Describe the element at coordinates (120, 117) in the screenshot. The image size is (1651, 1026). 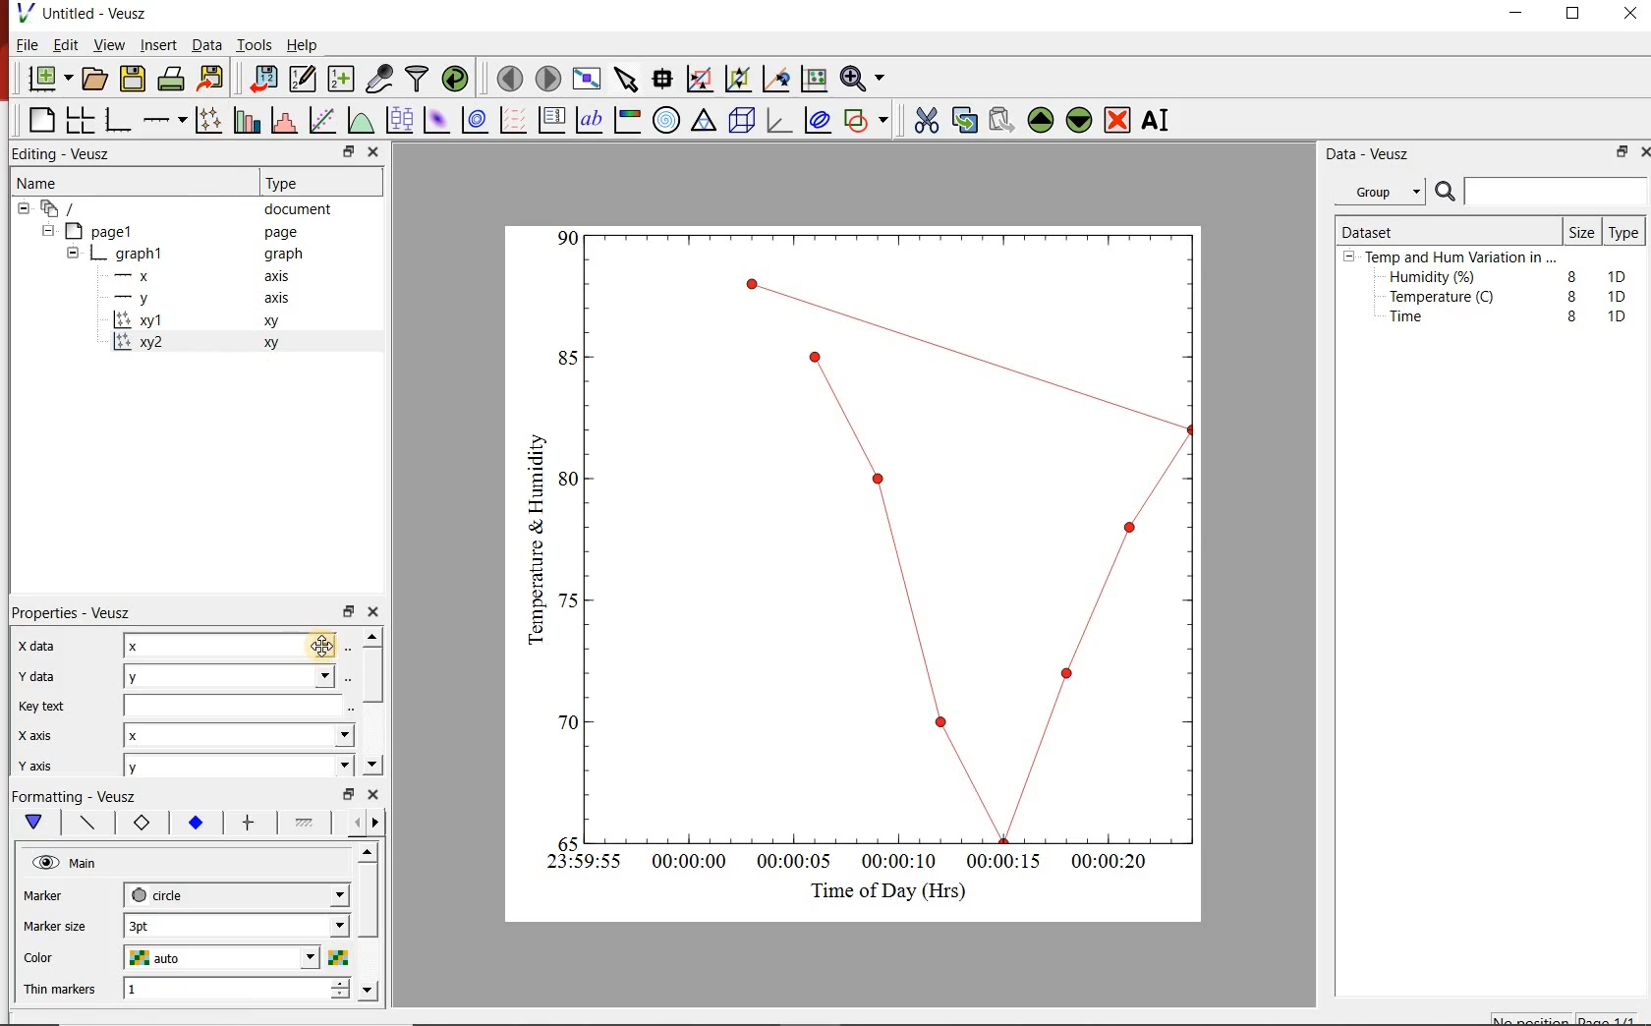
I see `base graph` at that location.